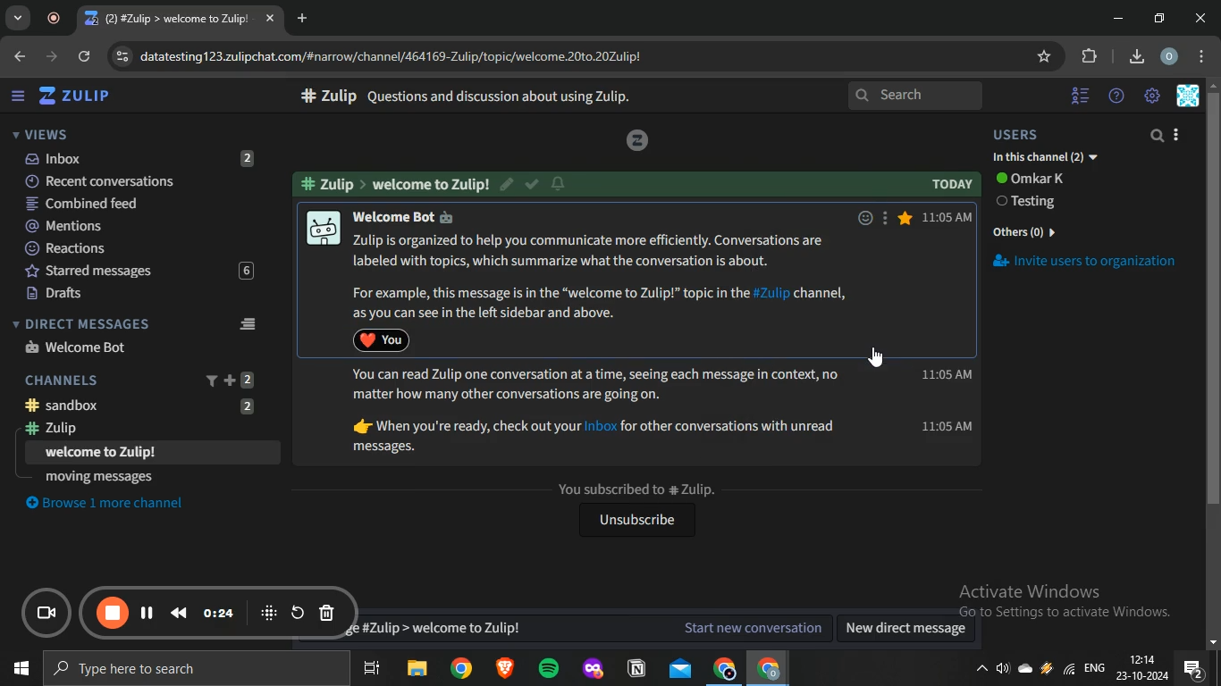 The height and width of the screenshot is (686, 1221). Describe the element at coordinates (634, 522) in the screenshot. I see `unsubscribe` at that location.